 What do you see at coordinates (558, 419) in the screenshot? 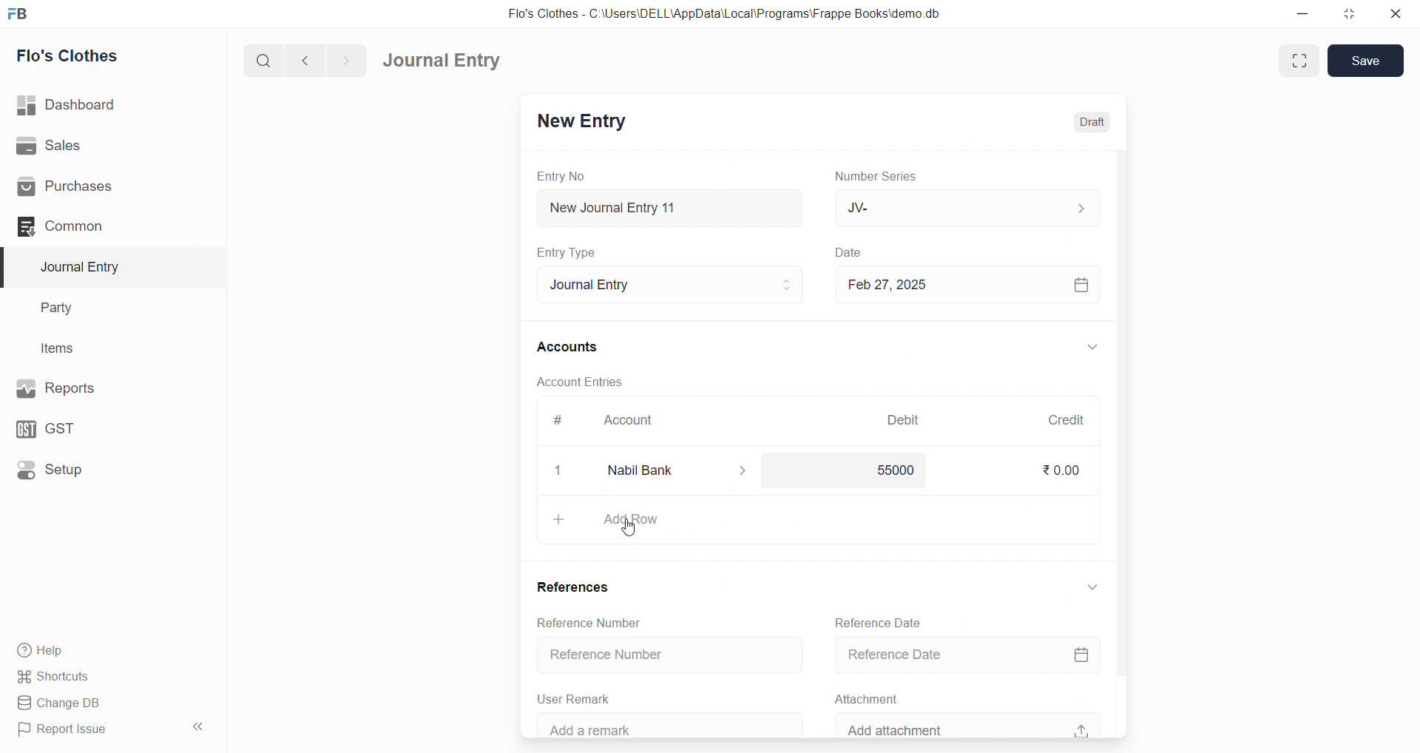
I see `#` at bounding box center [558, 419].